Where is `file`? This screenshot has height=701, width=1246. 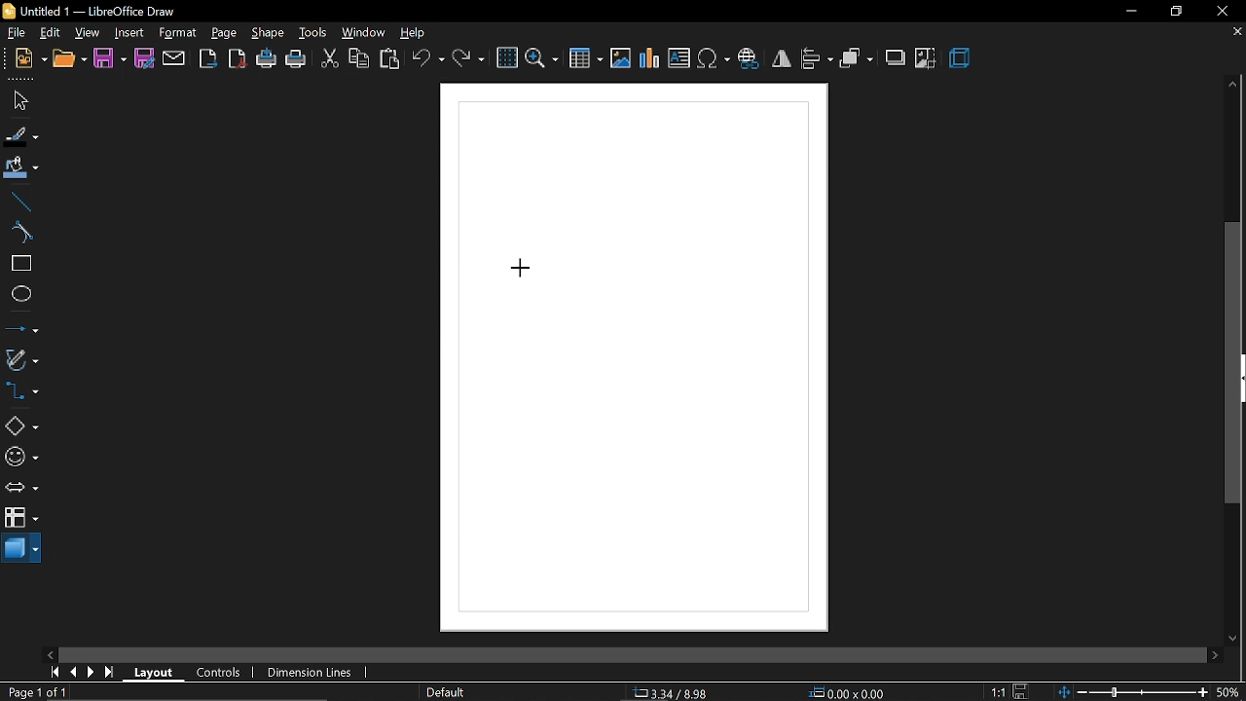 file is located at coordinates (16, 33).